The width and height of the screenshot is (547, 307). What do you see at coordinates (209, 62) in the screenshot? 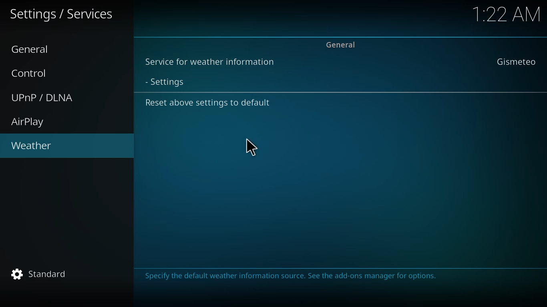
I see `service for weather info` at bounding box center [209, 62].